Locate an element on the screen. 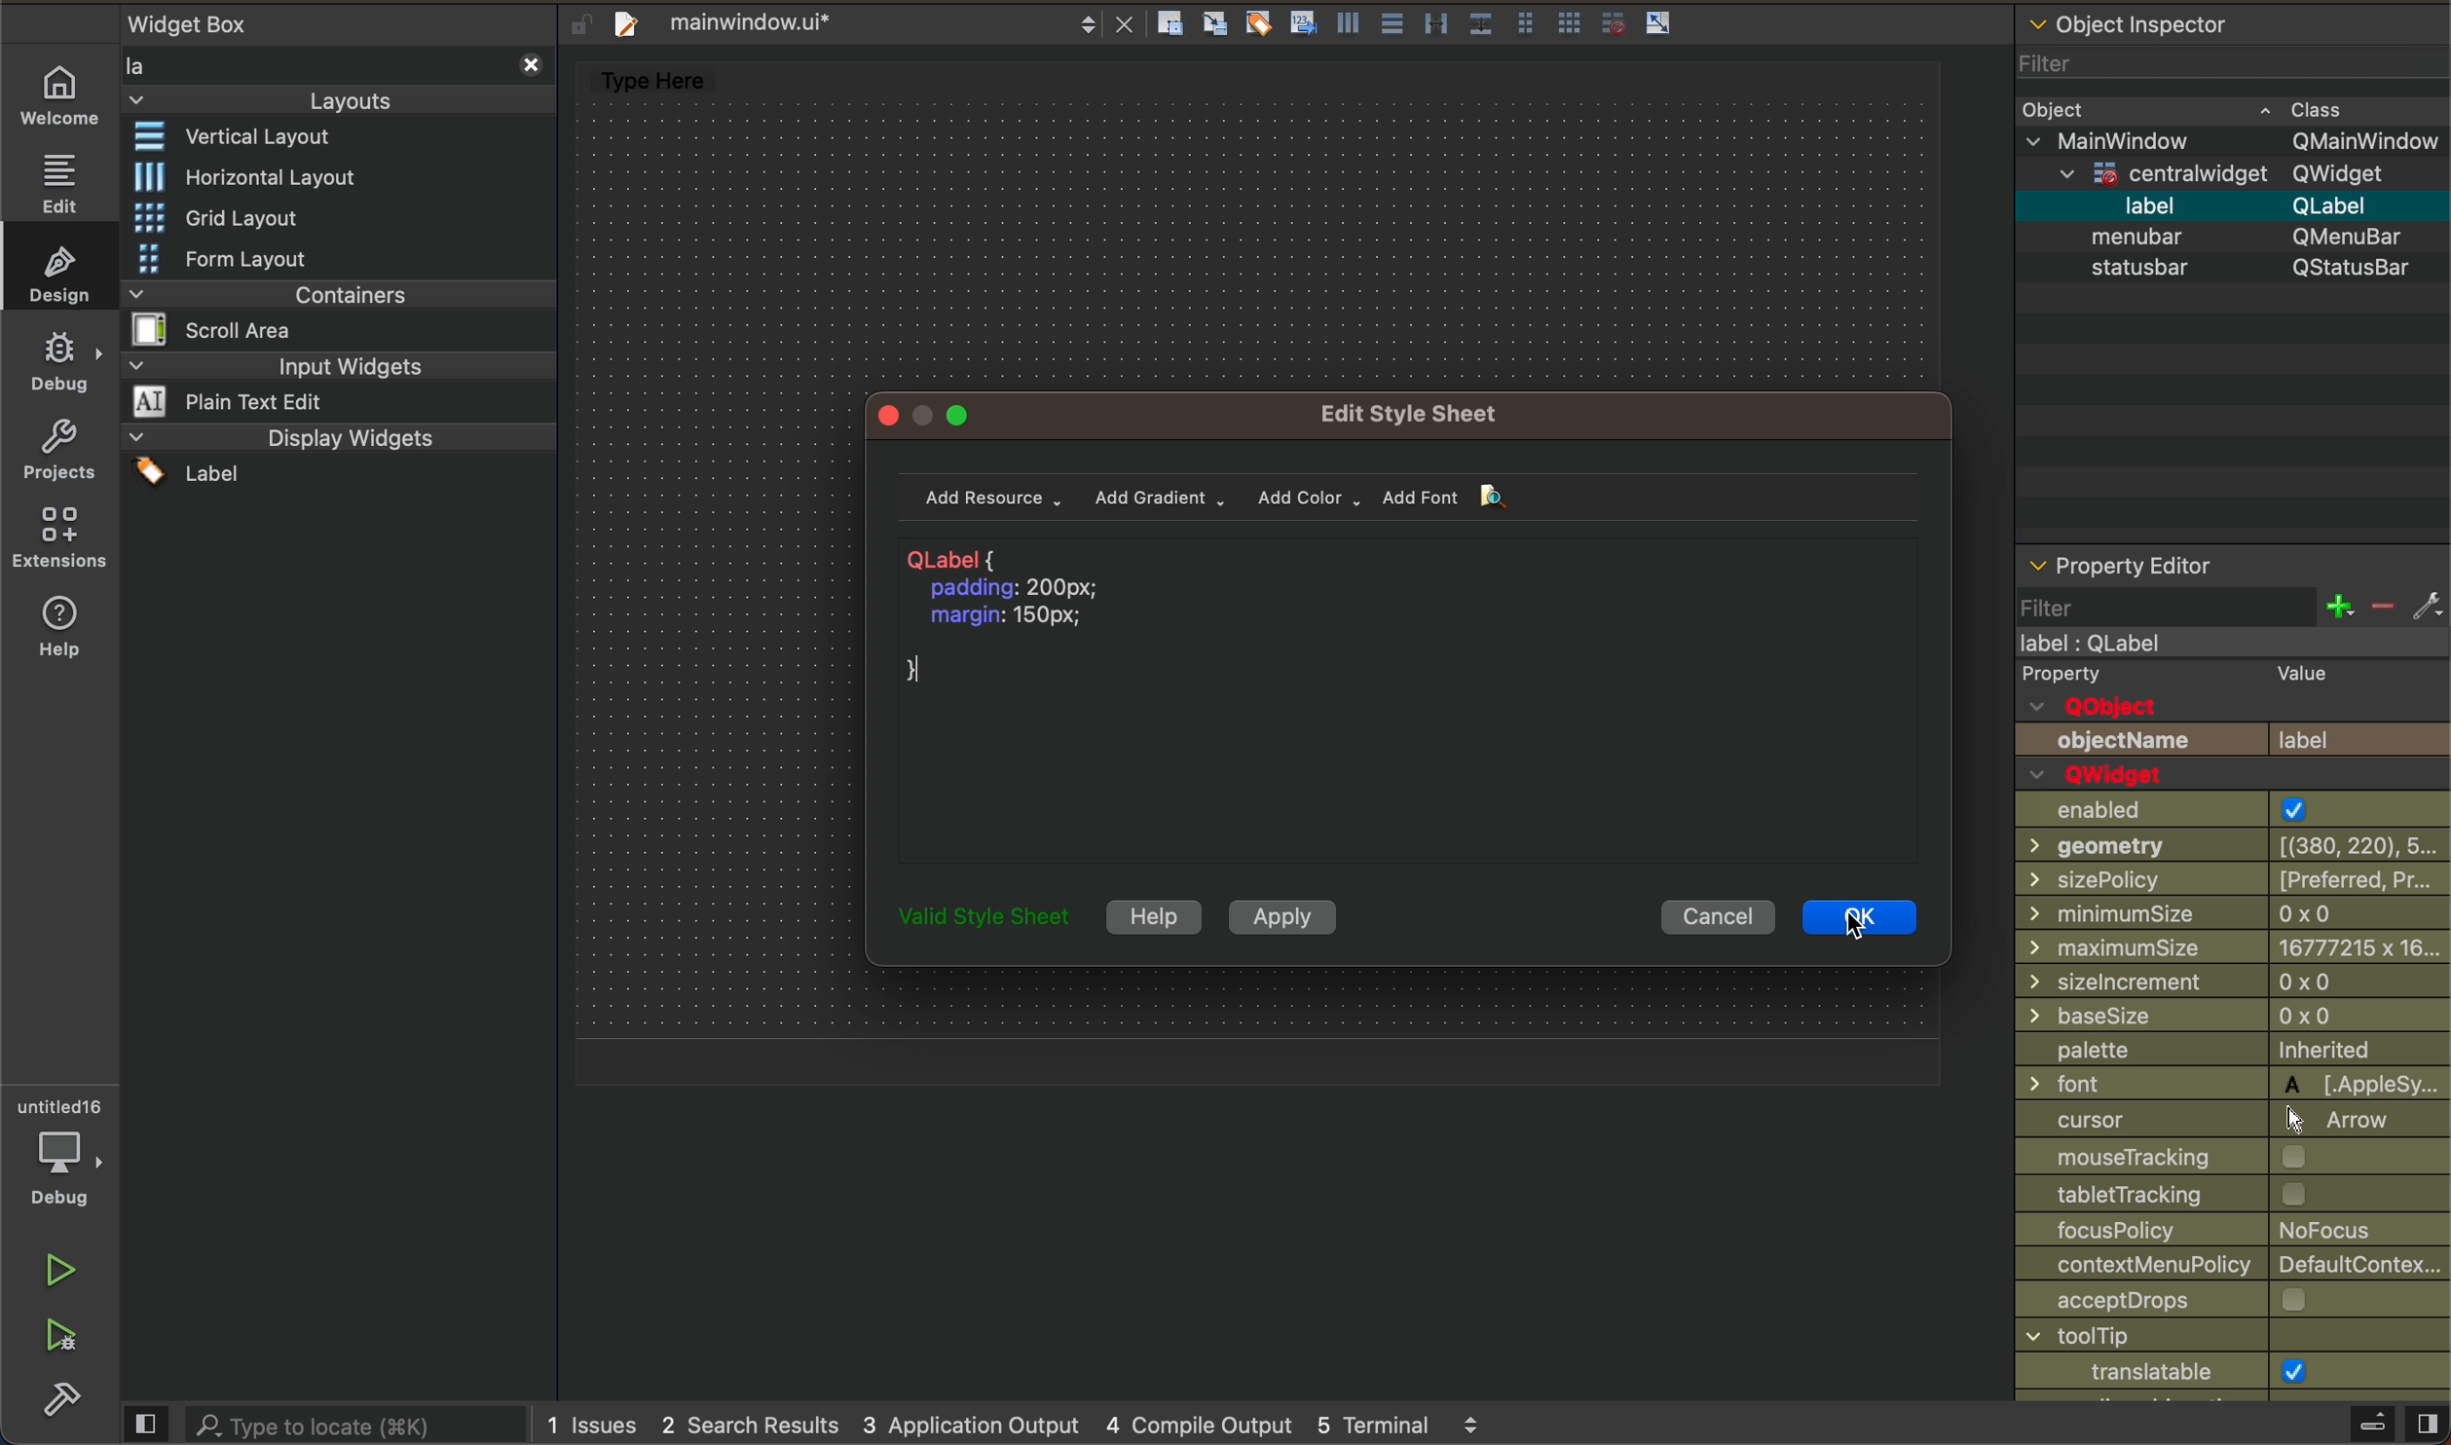 This screenshot has height=1445, width=2451. cursor is located at coordinates (2209, 1121).